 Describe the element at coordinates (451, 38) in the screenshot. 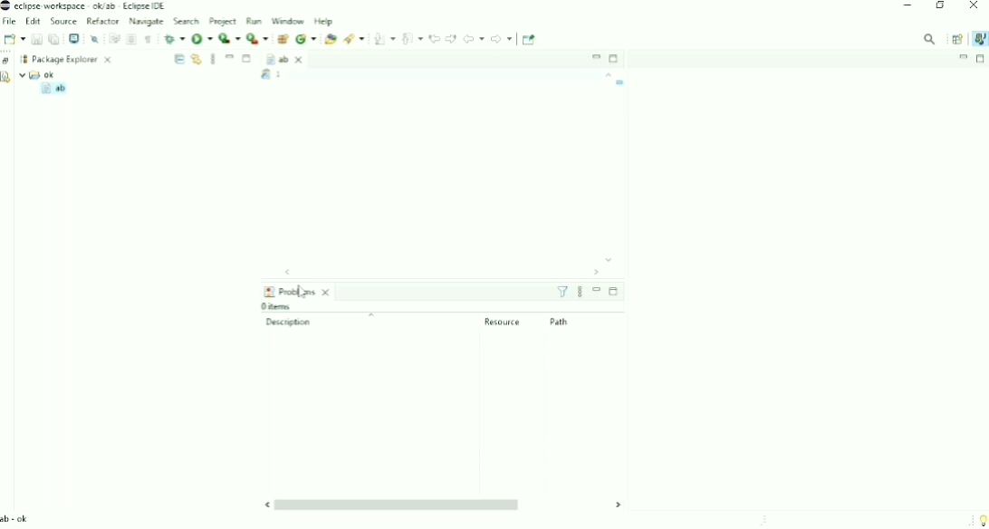

I see `Next Edit Location` at that location.